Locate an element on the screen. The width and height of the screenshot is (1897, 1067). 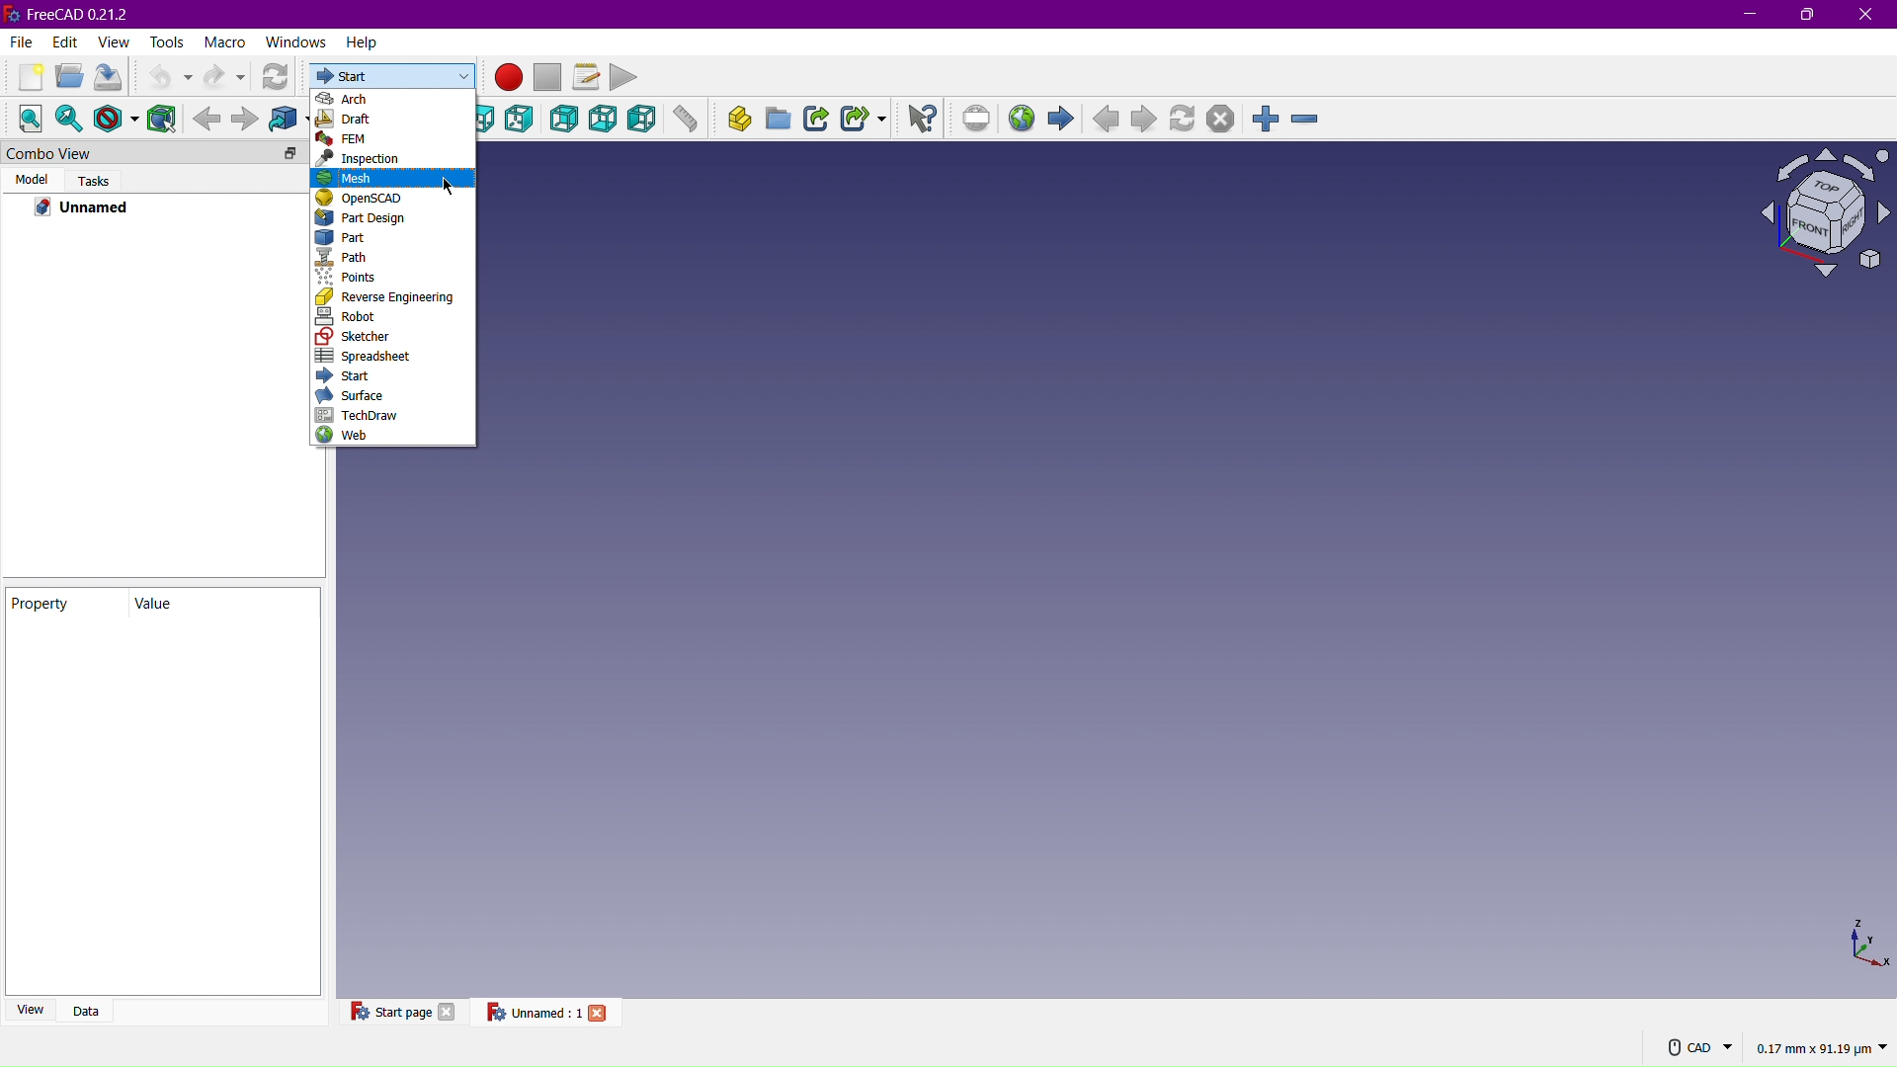
Backwards is located at coordinates (206, 118).